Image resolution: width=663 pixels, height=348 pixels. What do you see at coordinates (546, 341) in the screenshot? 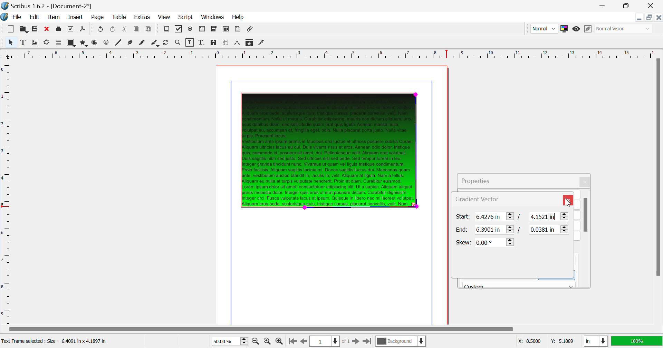
I see `Cursor Coordinates` at bounding box center [546, 341].